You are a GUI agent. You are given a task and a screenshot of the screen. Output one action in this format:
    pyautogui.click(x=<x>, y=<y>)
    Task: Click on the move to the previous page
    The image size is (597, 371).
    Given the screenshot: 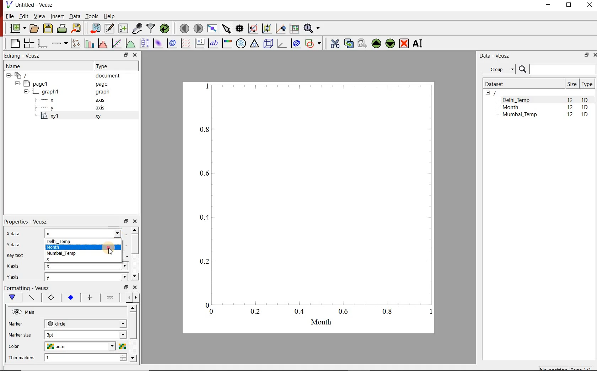 What is the action you would take?
    pyautogui.click(x=184, y=28)
    